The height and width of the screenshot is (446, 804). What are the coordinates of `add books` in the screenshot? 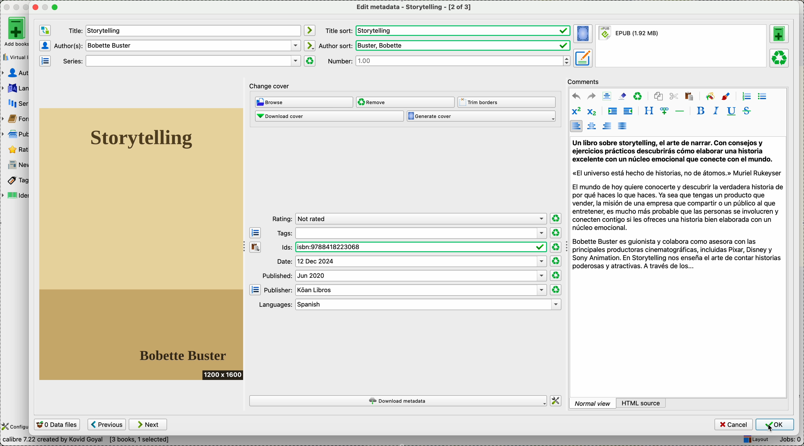 It's located at (17, 33).